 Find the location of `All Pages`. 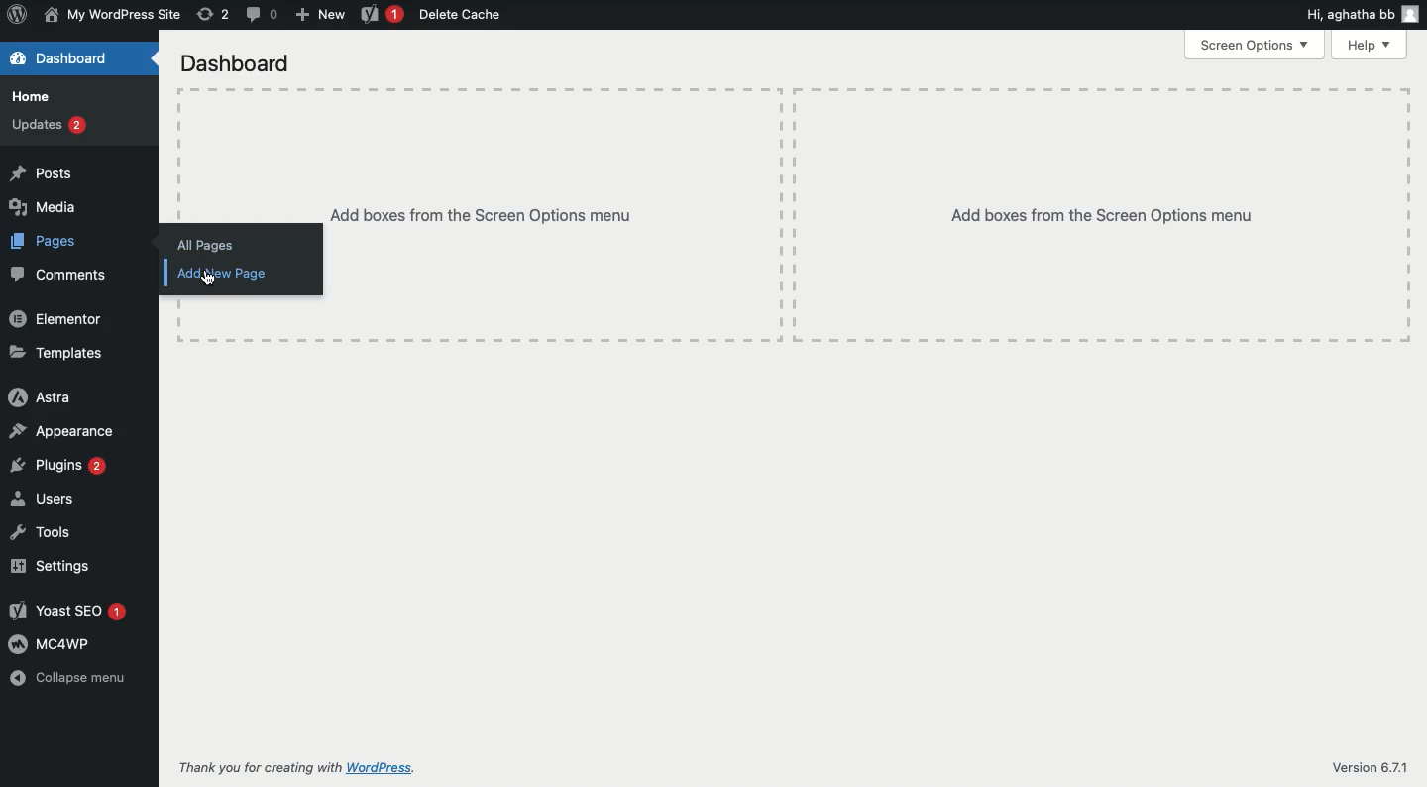

All Pages is located at coordinates (214, 242).